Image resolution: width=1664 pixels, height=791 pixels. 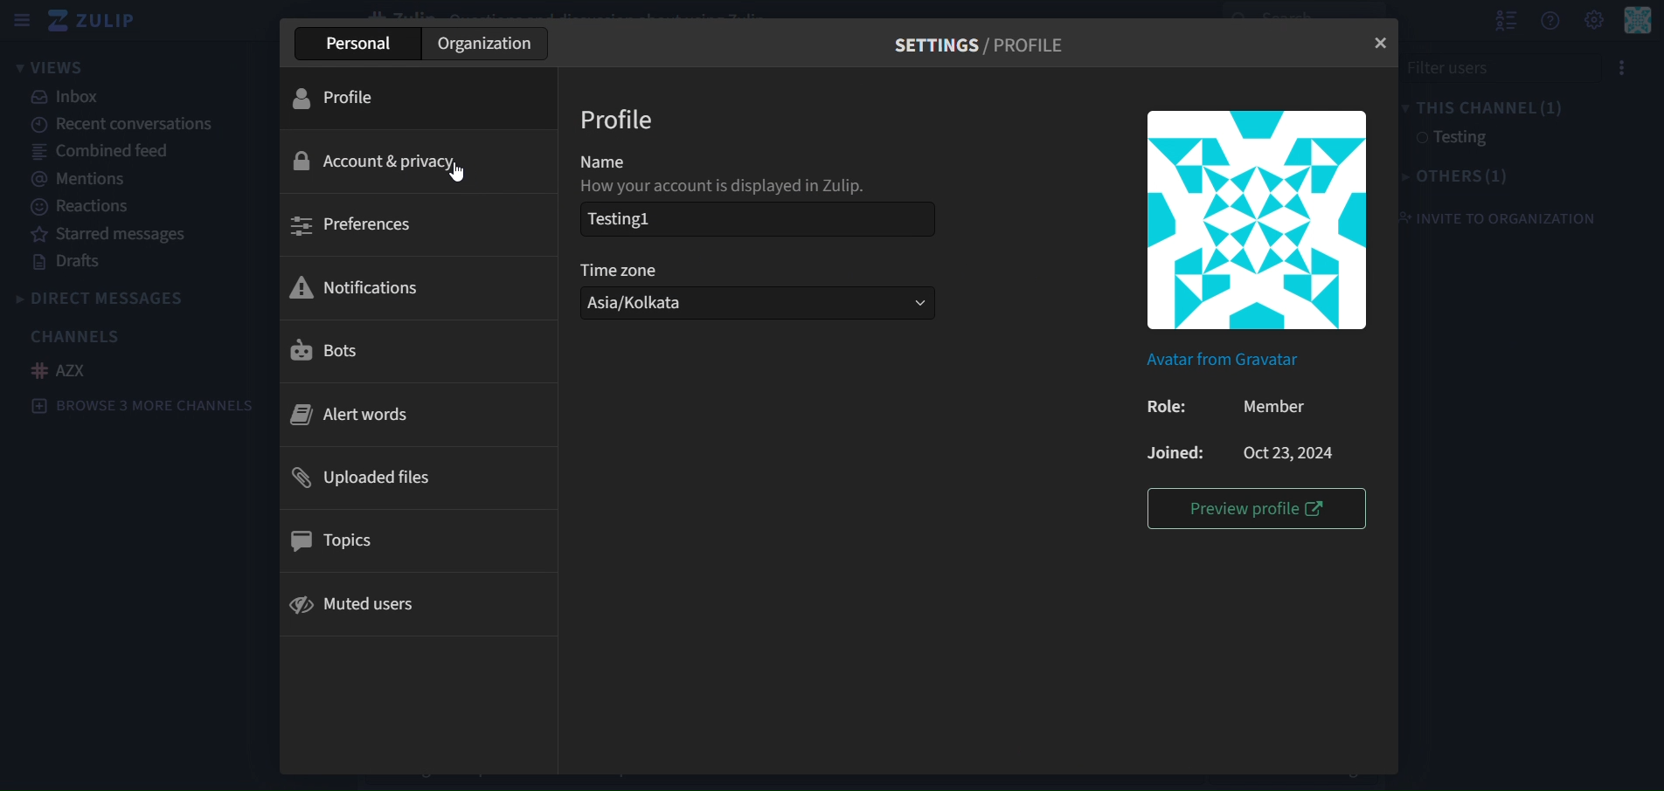 What do you see at coordinates (365, 224) in the screenshot?
I see `preferences` at bounding box center [365, 224].